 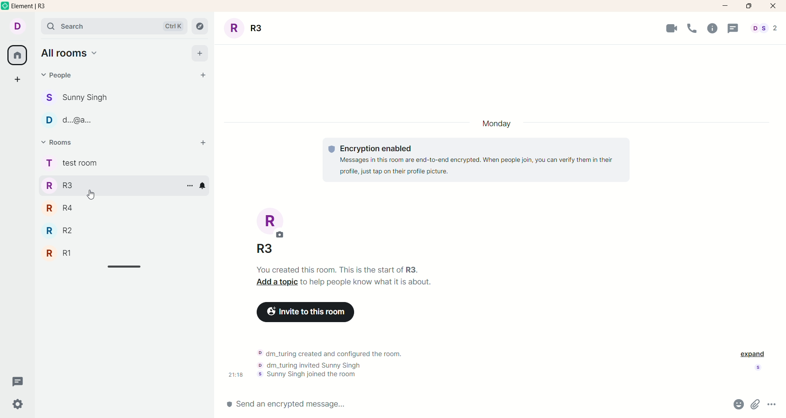 I want to click on options, so click(x=190, y=185).